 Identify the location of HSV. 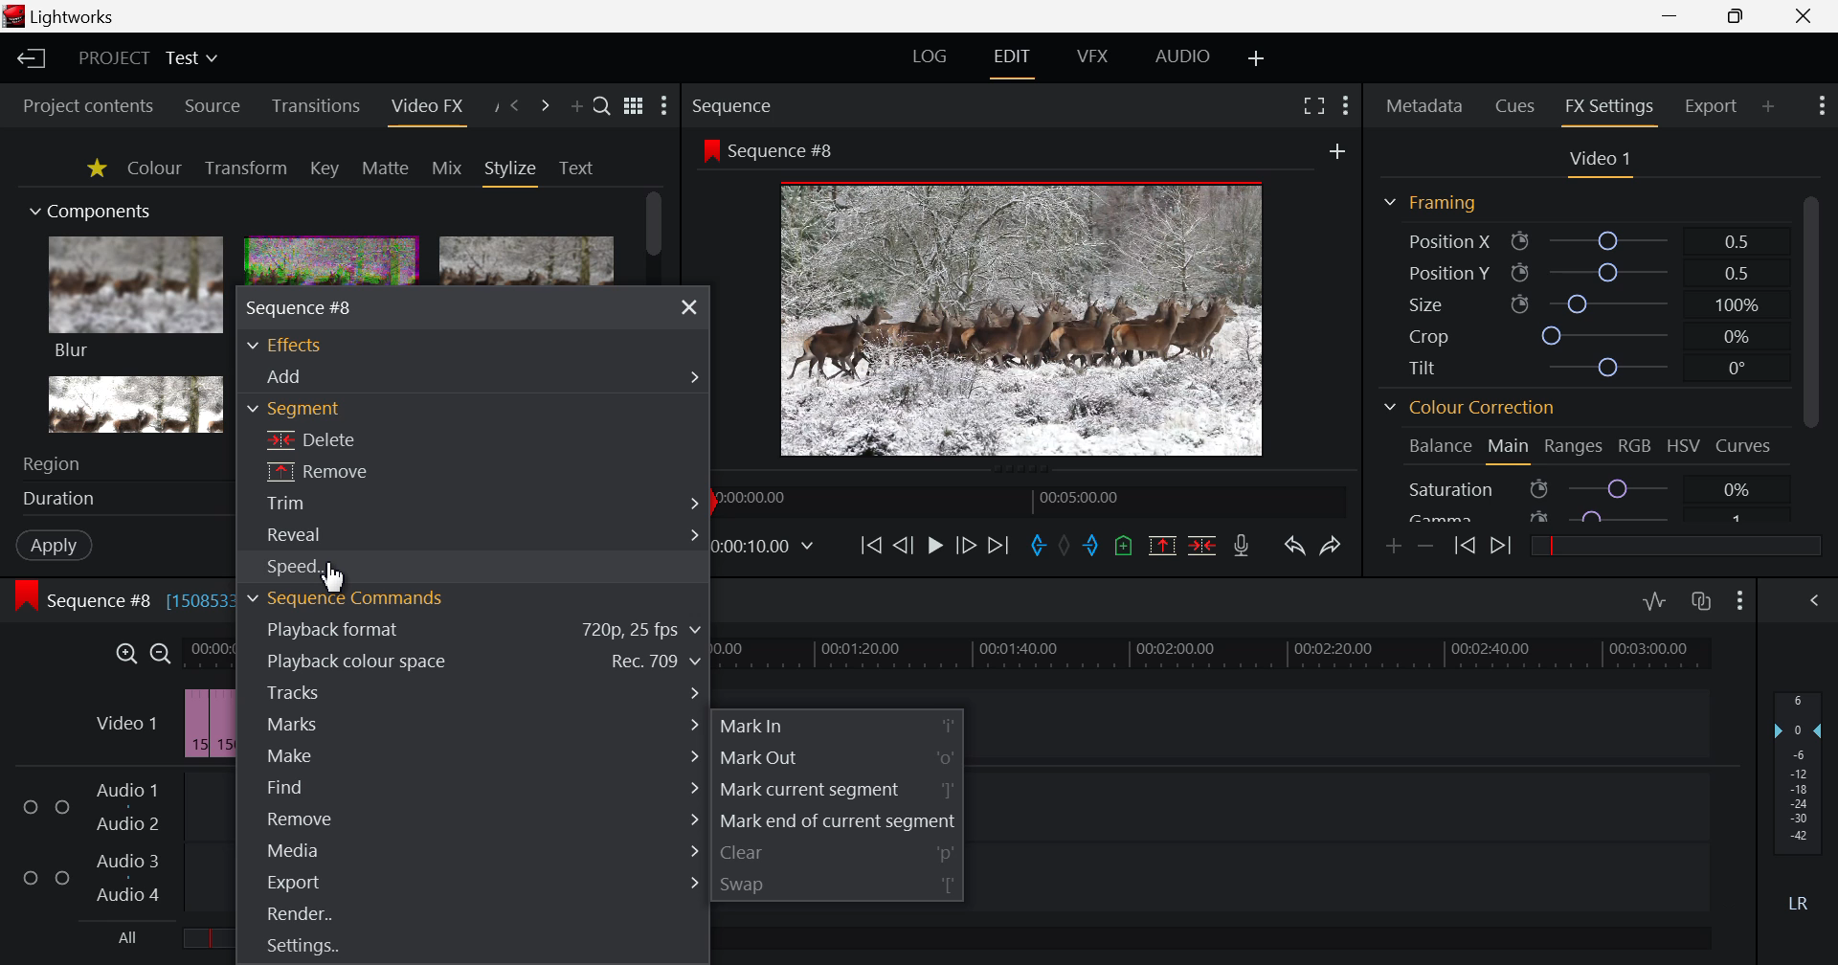
(1687, 447).